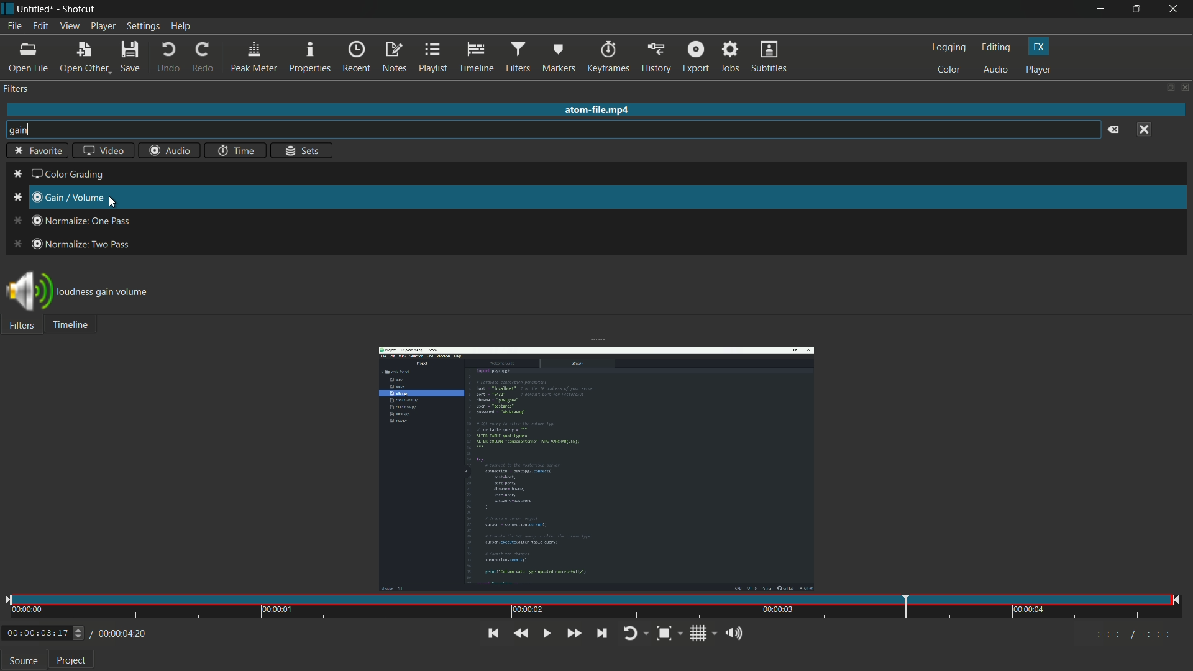 Image resolution: width=1193 pixels, height=671 pixels. Describe the element at coordinates (731, 58) in the screenshot. I see `jobs` at that location.